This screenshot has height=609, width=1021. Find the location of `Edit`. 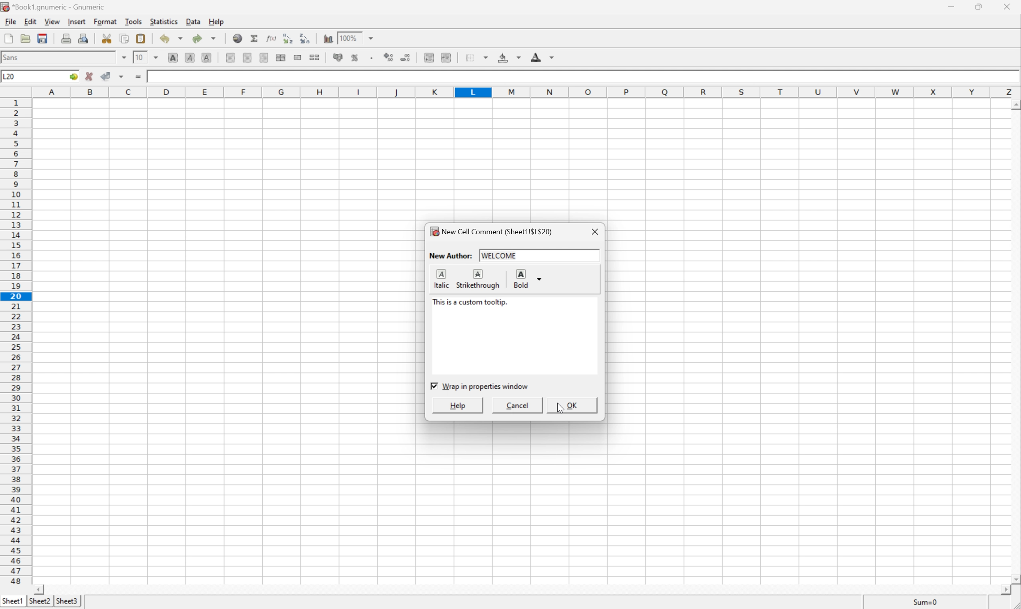

Edit is located at coordinates (31, 22).